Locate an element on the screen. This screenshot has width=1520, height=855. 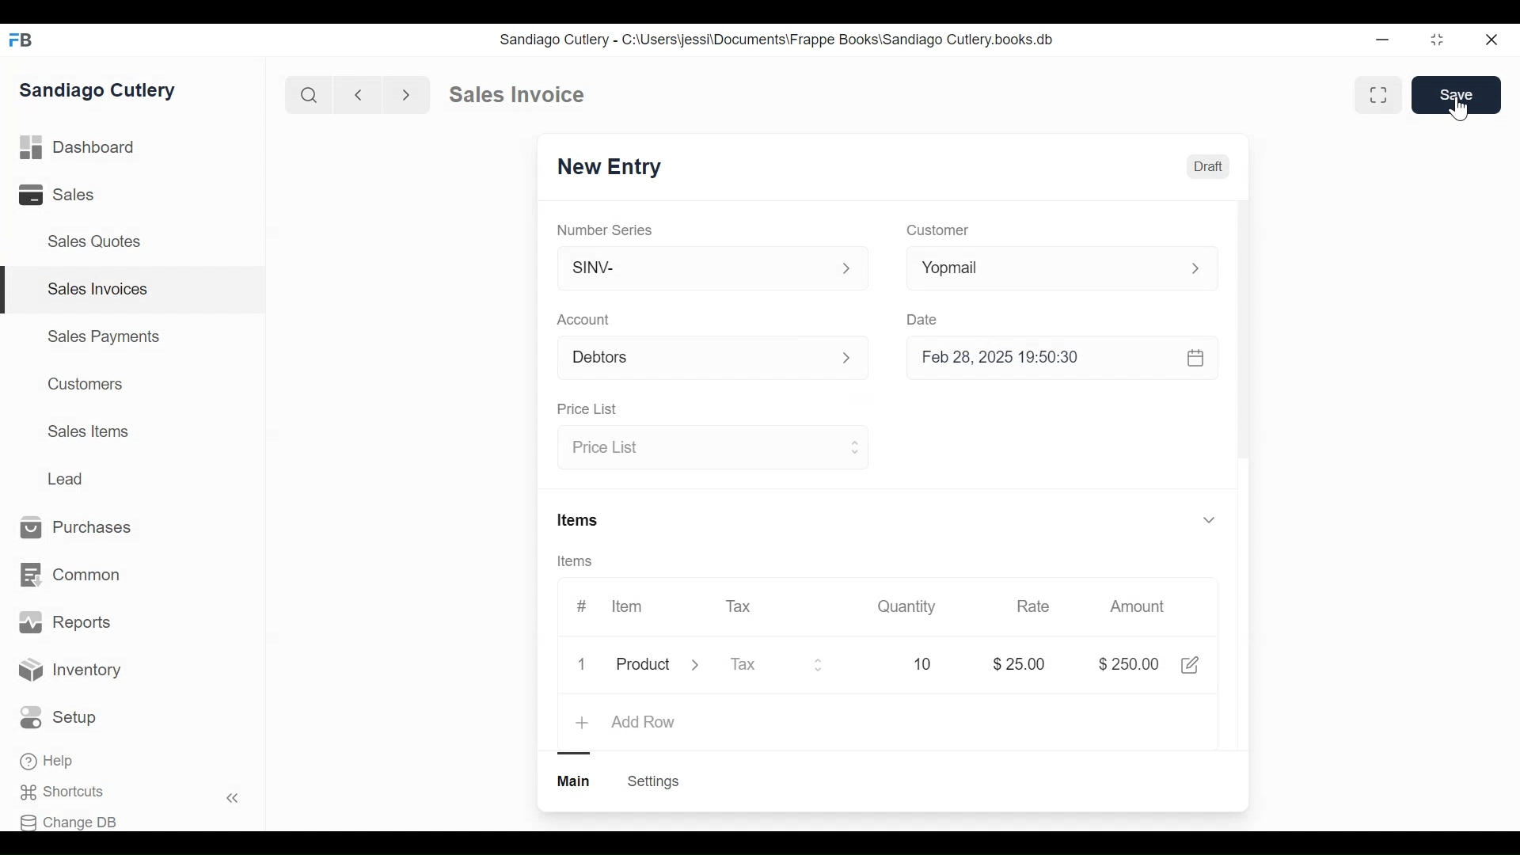
close is located at coordinates (1493, 40).